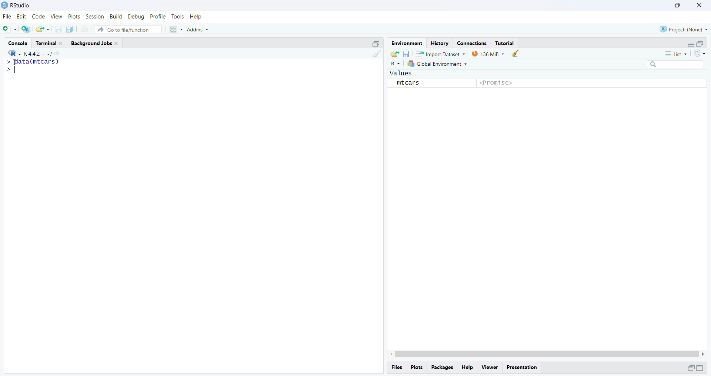  What do you see at coordinates (158, 16) in the screenshot?
I see `Profile` at bounding box center [158, 16].